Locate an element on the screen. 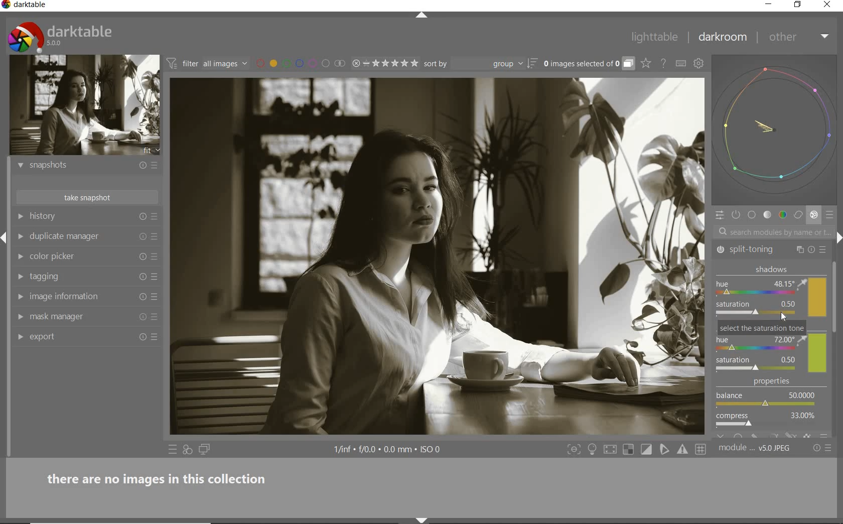 The height and width of the screenshot is (524, 843). selected image is located at coordinates (438, 259).